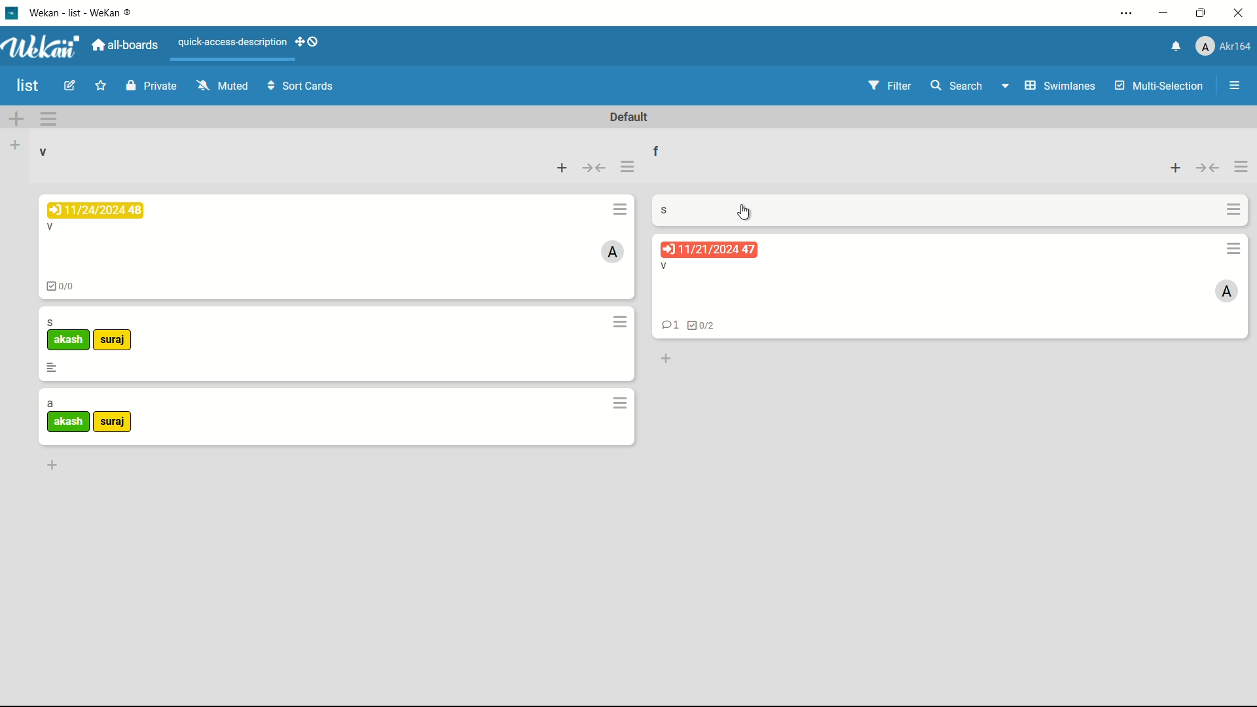  I want to click on card name, so click(663, 209).